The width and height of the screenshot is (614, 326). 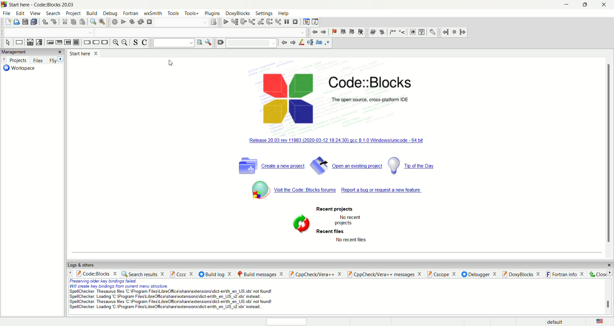 What do you see at coordinates (86, 42) in the screenshot?
I see `break` at bounding box center [86, 42].